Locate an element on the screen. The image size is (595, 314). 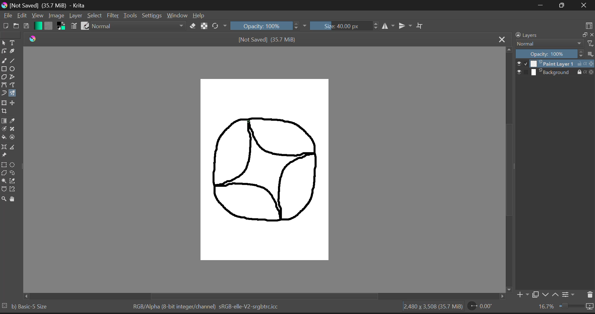
Close is located at coordinates (502, 39).